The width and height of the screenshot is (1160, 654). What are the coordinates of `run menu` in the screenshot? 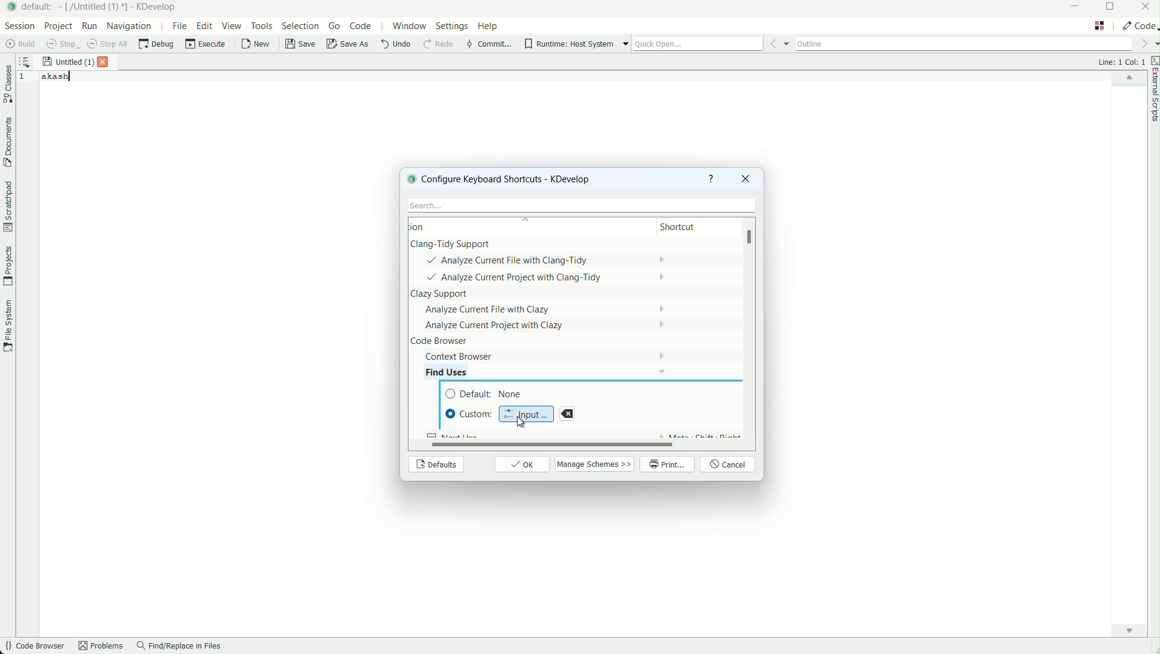 It's located at (90, 26).